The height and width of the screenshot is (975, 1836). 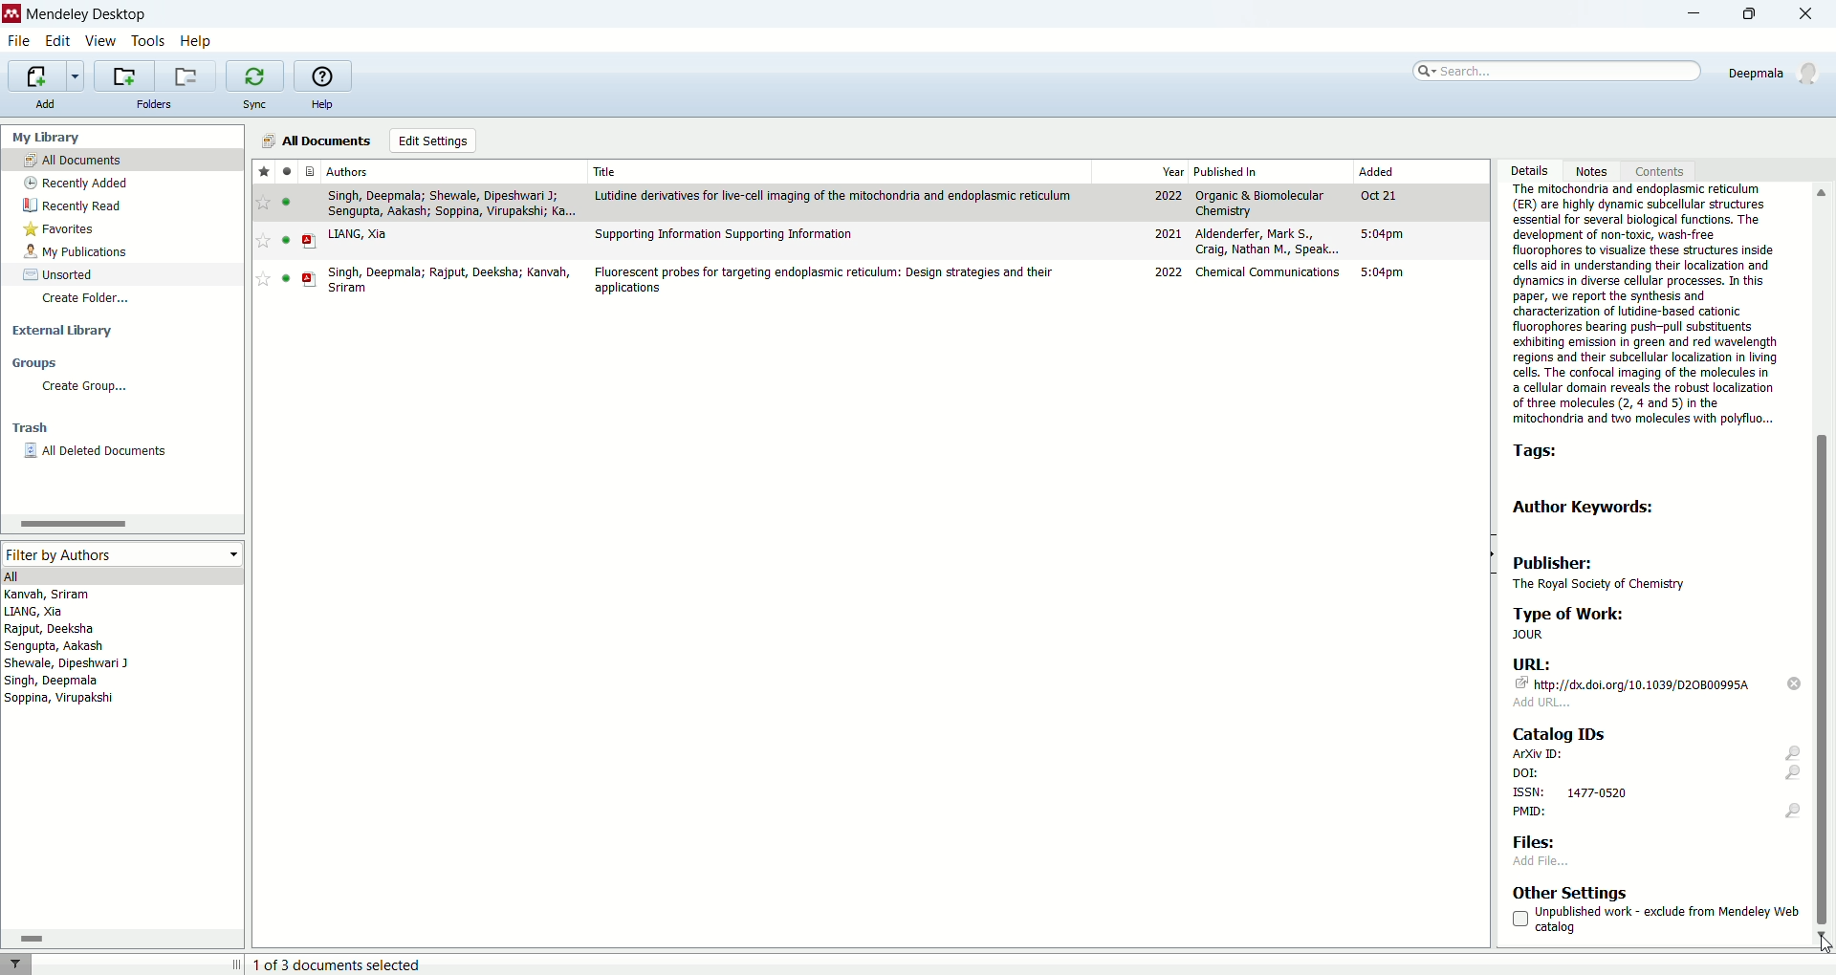 I want to click on help, so click(x=321, y=105).